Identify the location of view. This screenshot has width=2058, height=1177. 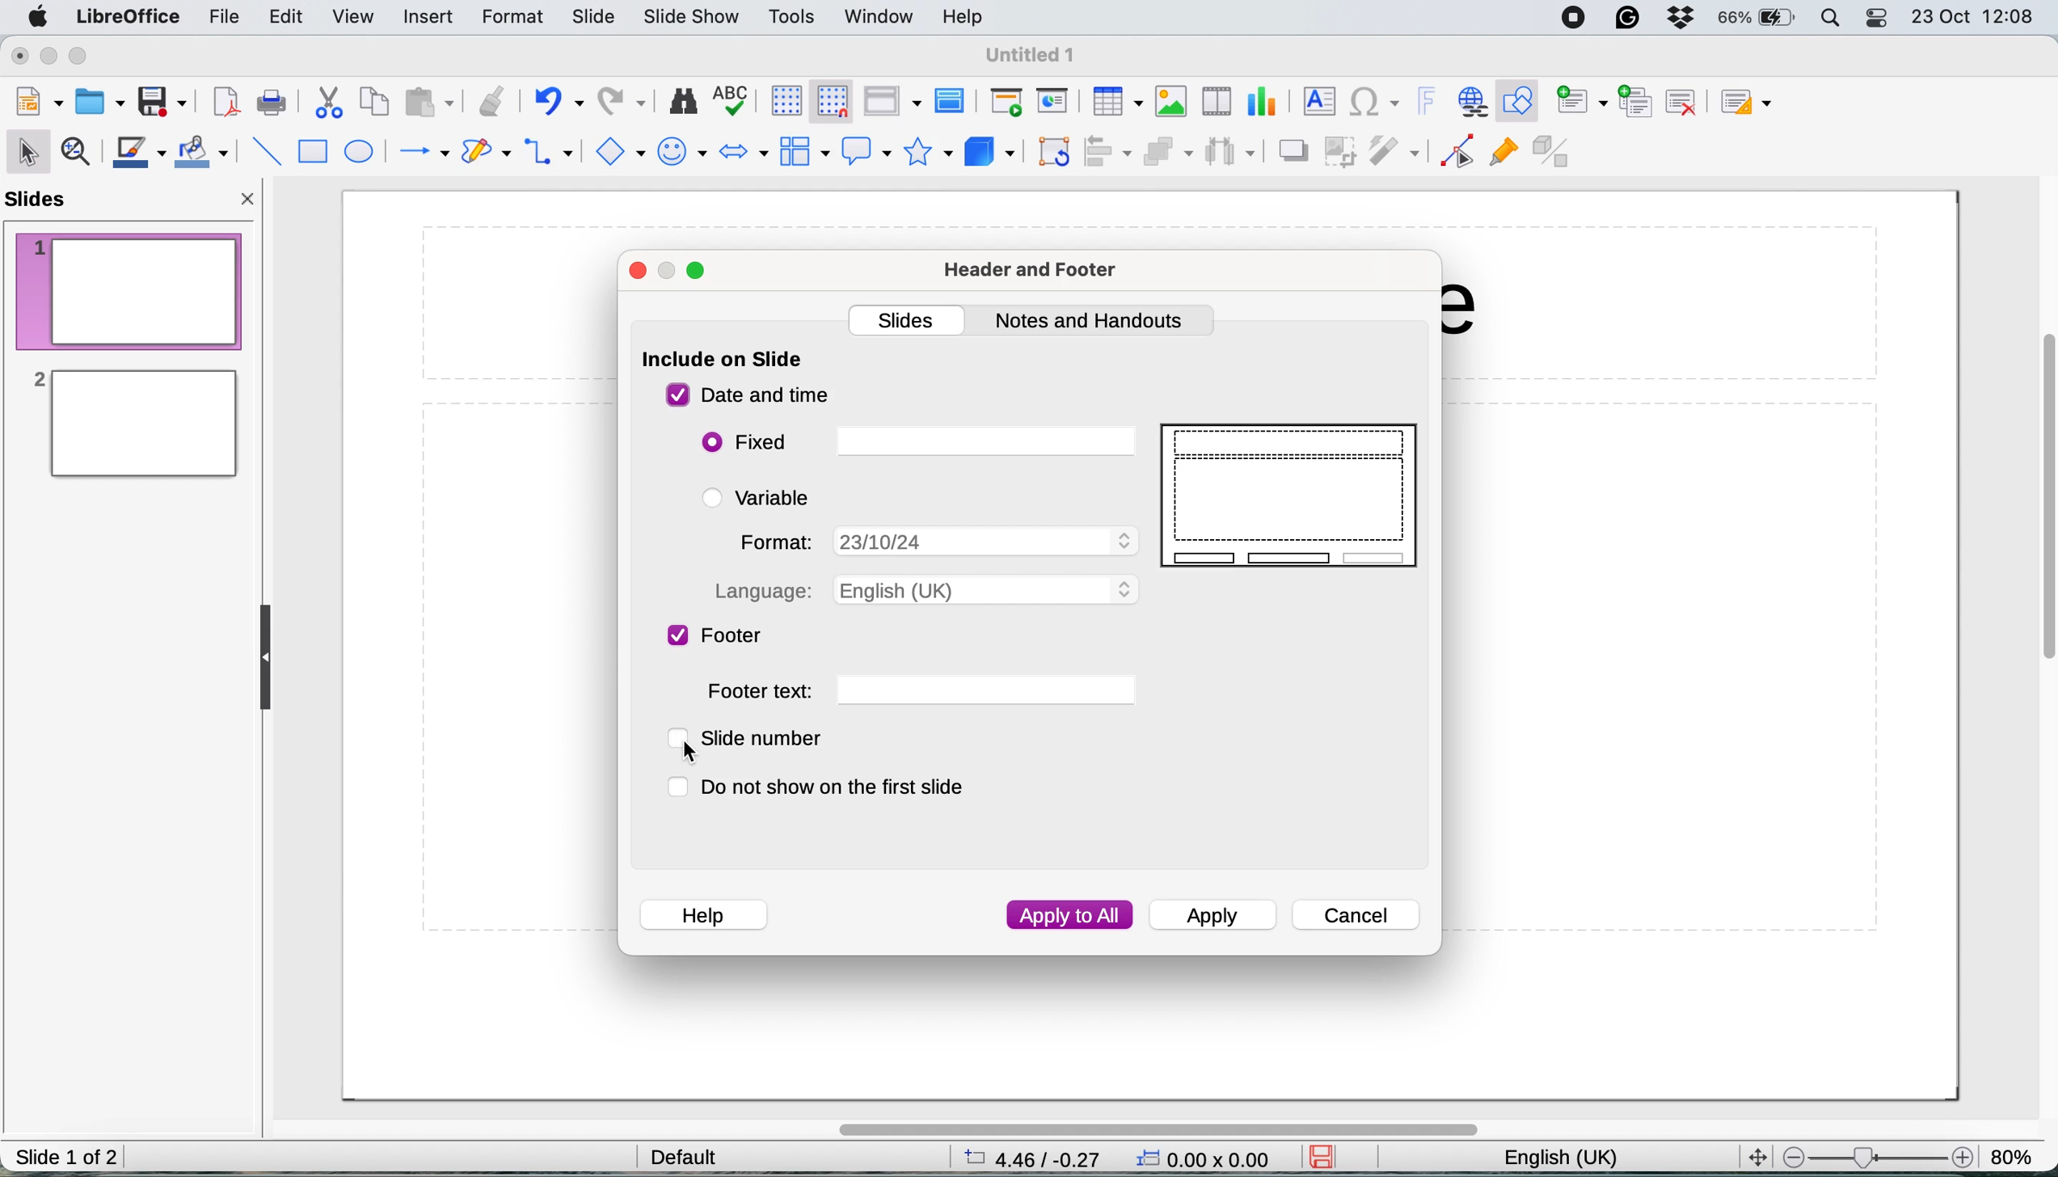
(358, 15).